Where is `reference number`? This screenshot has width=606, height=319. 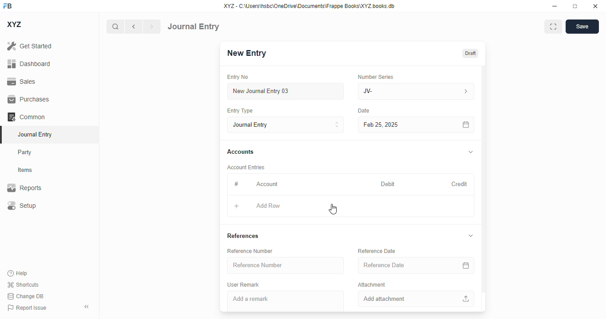
reference number is located at coordinates (250, 251).